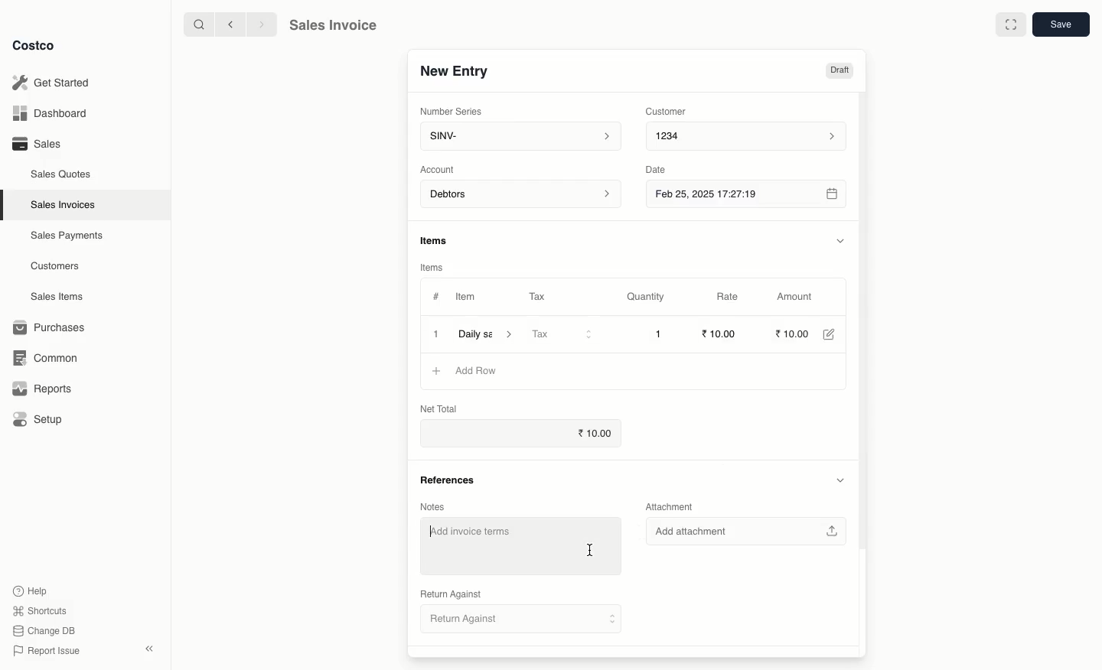  I want to click on 1, so click(436, 333).